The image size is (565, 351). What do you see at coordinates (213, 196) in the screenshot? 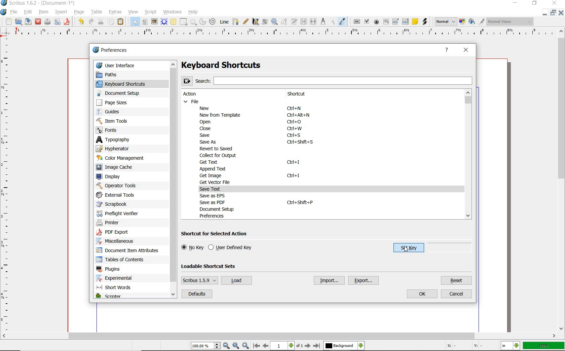
I see `save as EPS` at bounding box center [213, 196].